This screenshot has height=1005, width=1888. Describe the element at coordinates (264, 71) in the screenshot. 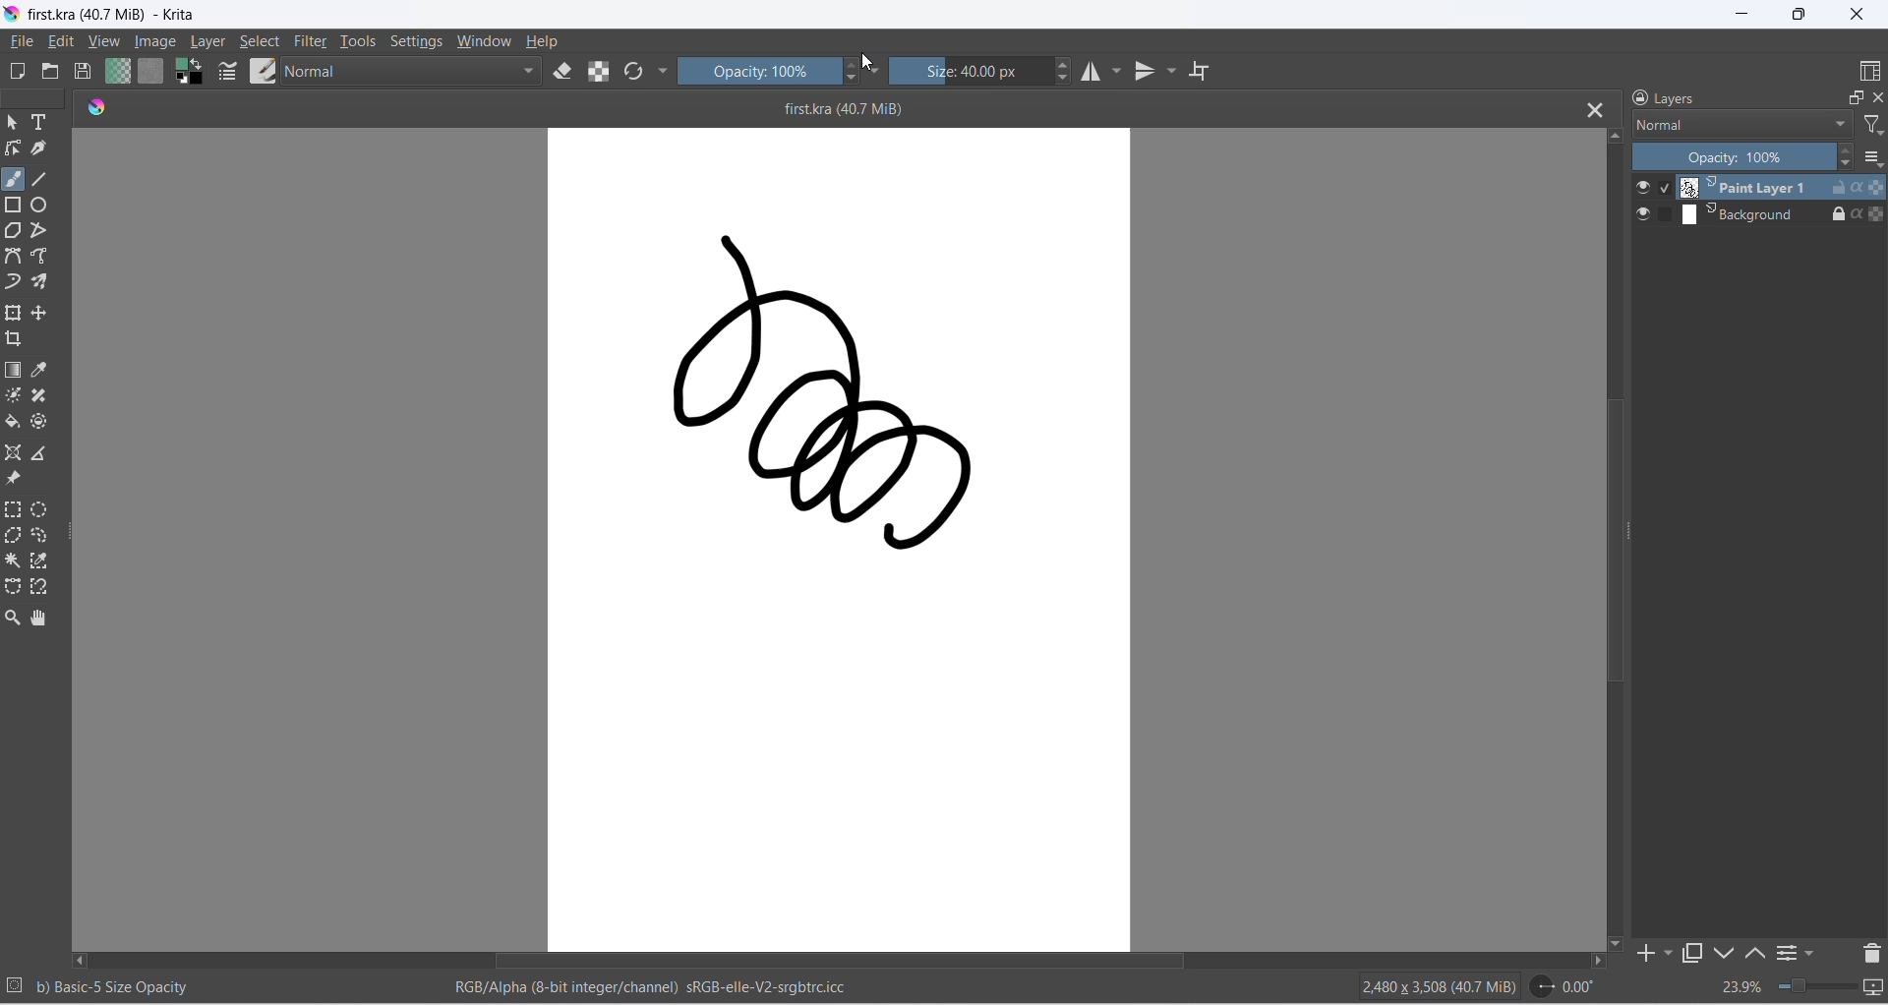

I see `brush presets` at that location.